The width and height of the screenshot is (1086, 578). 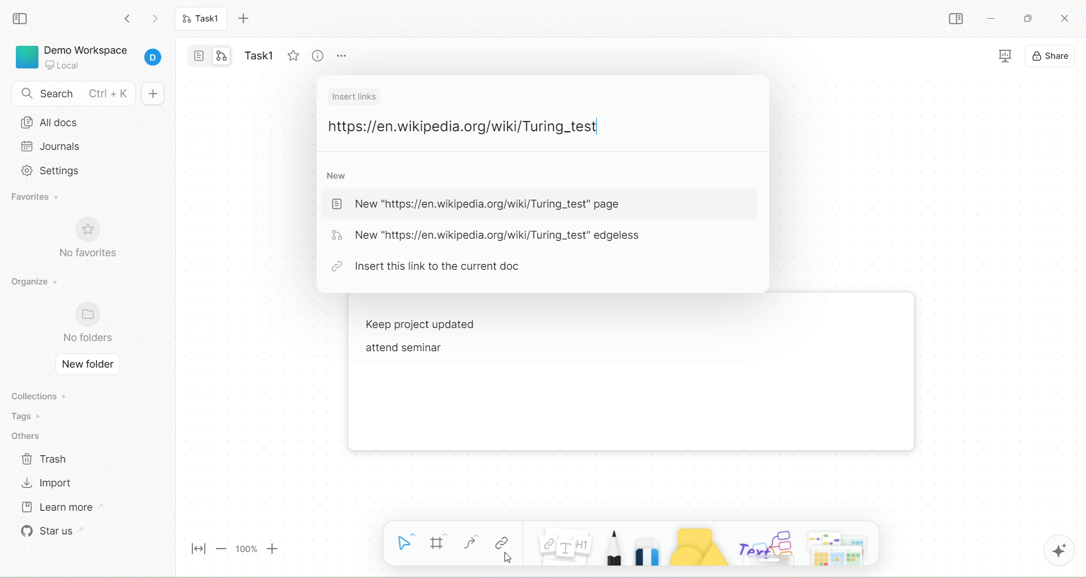 I want to click on all docs, so click(x=86, y=123).